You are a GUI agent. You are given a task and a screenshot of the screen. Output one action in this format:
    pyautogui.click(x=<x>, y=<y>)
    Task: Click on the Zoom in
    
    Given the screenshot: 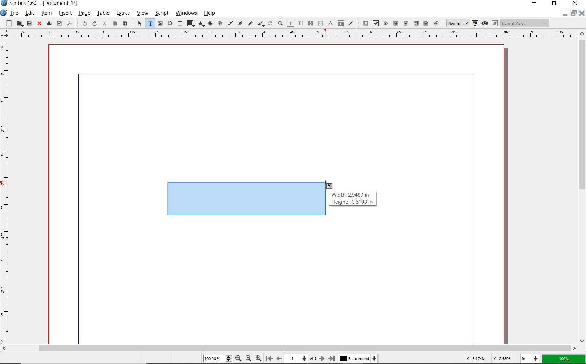 What is the action you would take?
    pyautogui.click(x=258, y=358)
    